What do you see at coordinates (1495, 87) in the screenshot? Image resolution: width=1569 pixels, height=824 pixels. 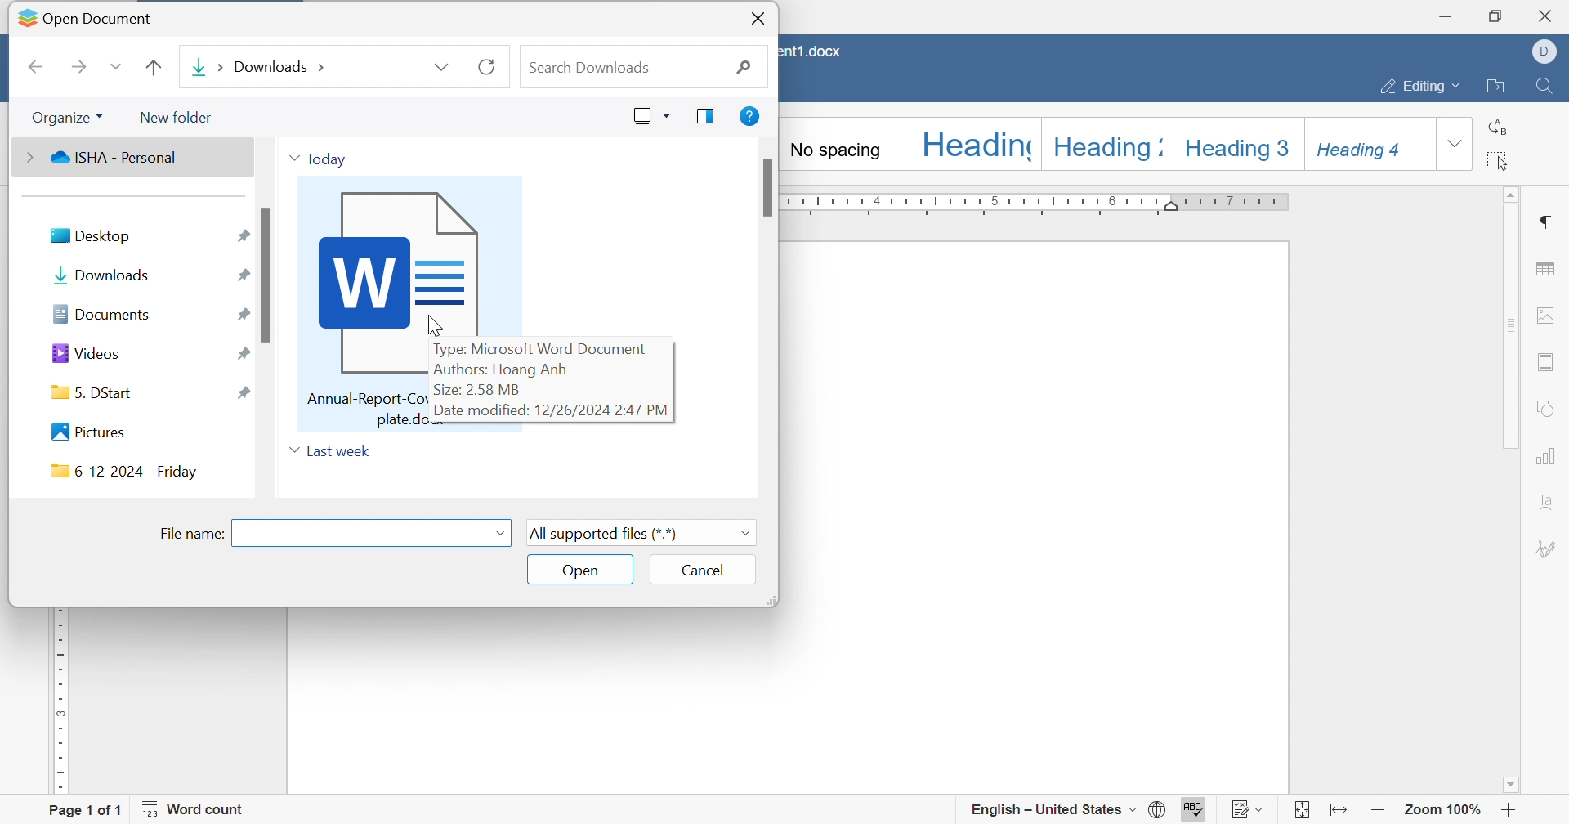 I see `open file location` at bounding box center [1495, 87].